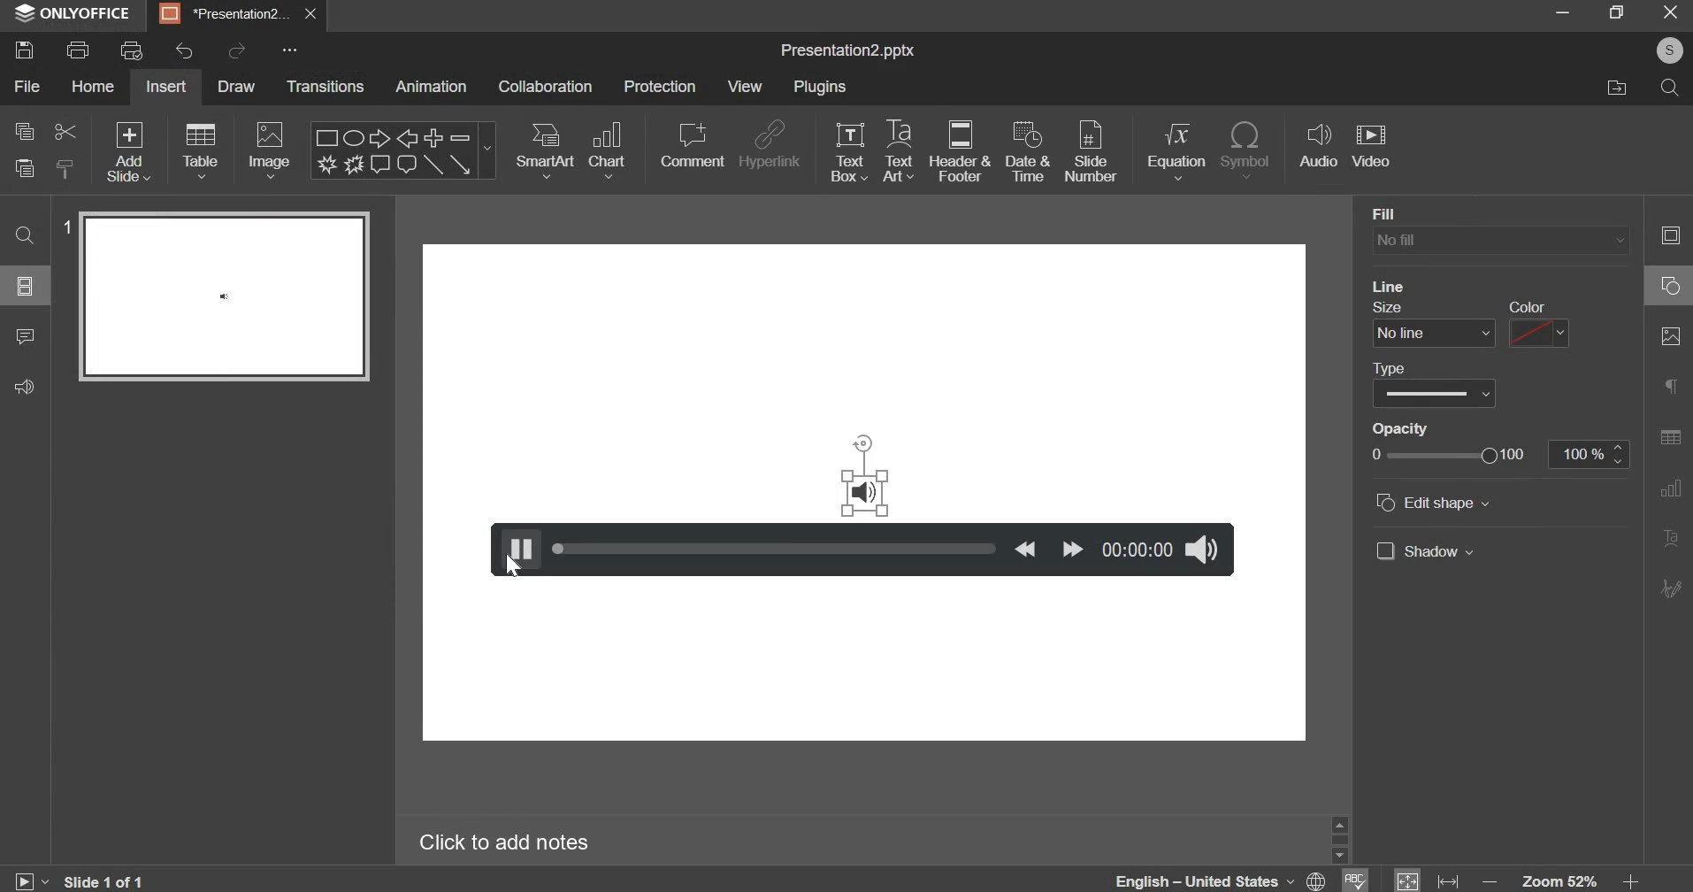  I want to click on timer, so click(1138, 549).